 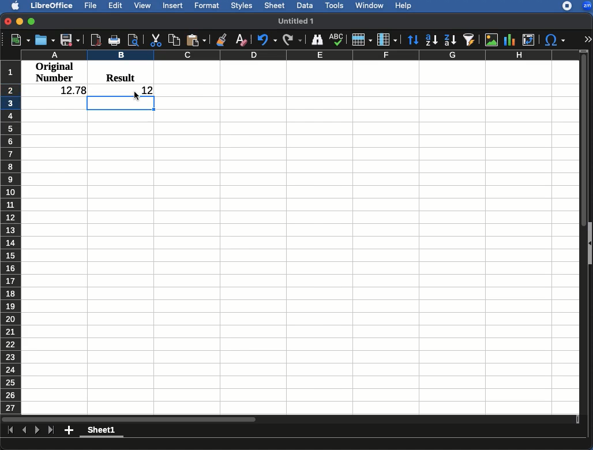 What do you see at coordinates (292, 40) in the screenshot?
I see `Redo` at bounding box center [292, 40].